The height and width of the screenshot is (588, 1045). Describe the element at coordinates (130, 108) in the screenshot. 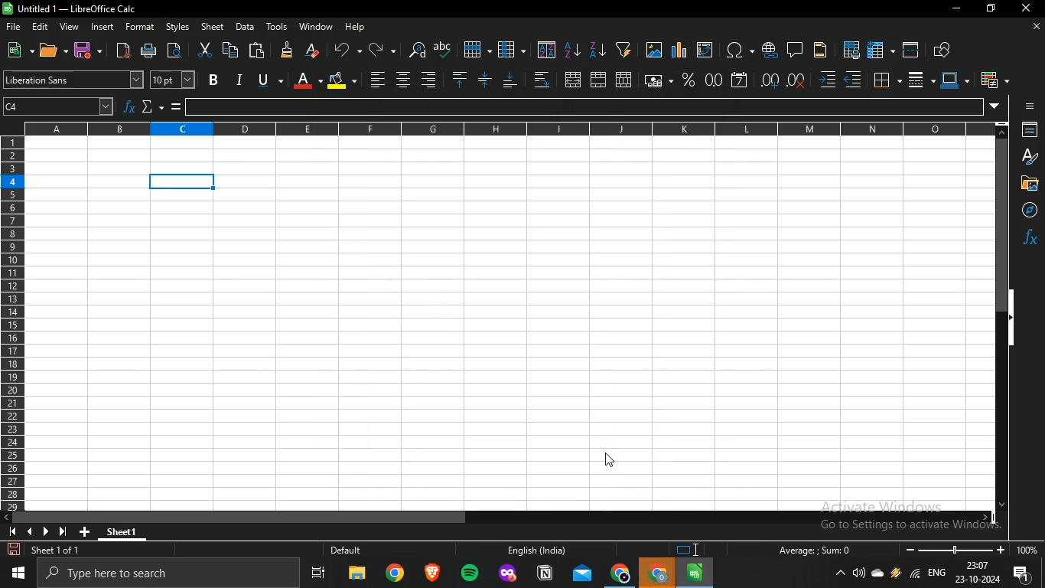

I see `function ` at that location.